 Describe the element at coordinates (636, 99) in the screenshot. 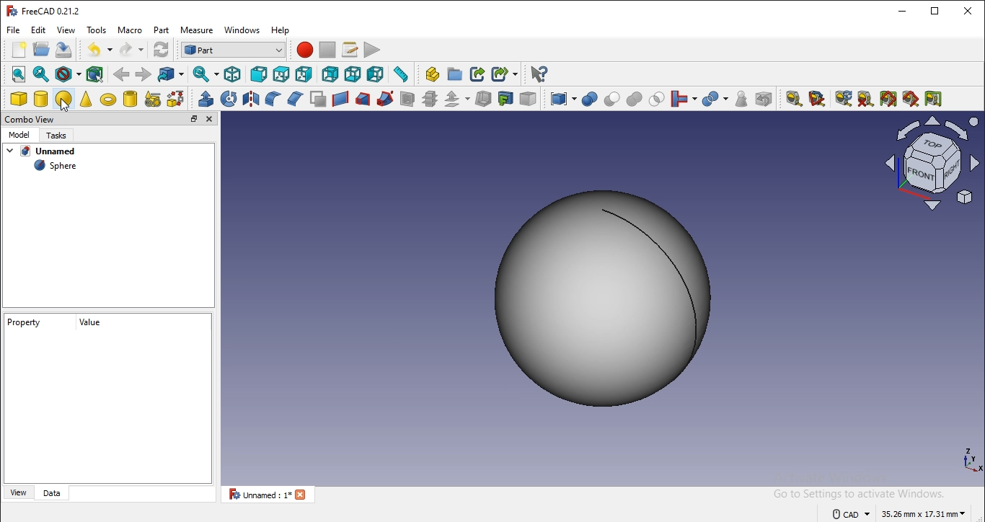

I see `union` at that location.